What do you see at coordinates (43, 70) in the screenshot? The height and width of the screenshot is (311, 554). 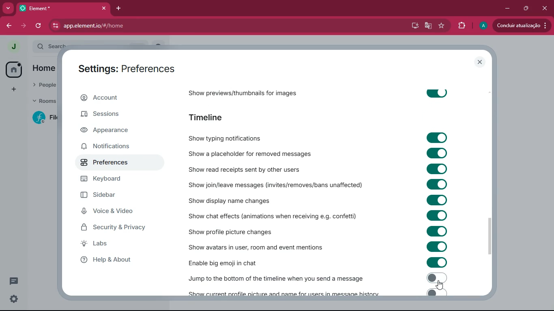 I see `home` at bounding box center [43, 70].